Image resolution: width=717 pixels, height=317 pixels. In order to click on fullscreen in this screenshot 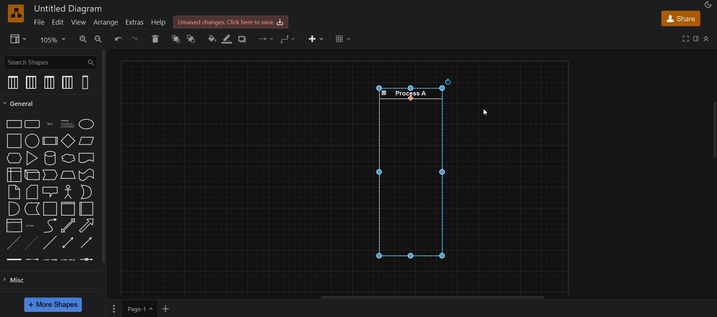, I will do `click(686, 38)`.